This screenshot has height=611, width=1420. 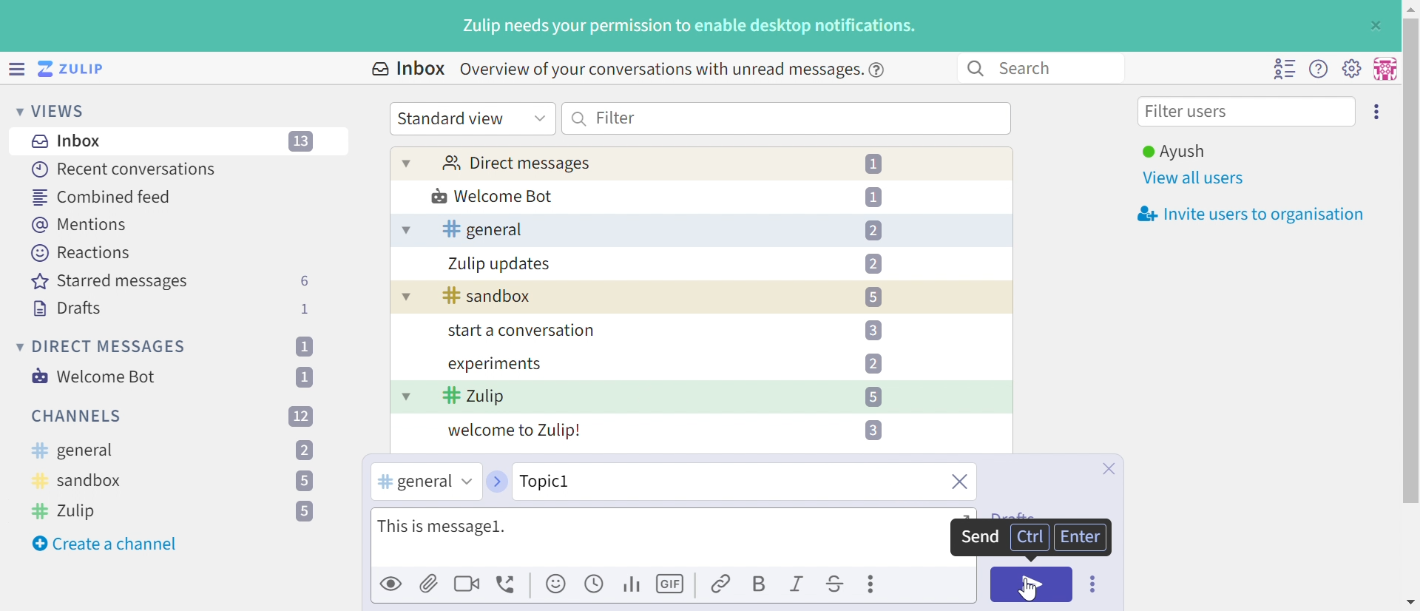 I want to click on Drop Down, so click(x=403, y=299).